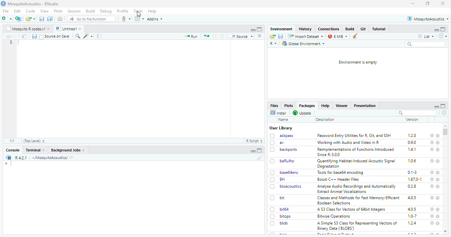  Describe the element at coordinates (358, 200) in the screenshot. I see `Classes and Methods for Fast Memory-Efficient
[rrr —` at that location.